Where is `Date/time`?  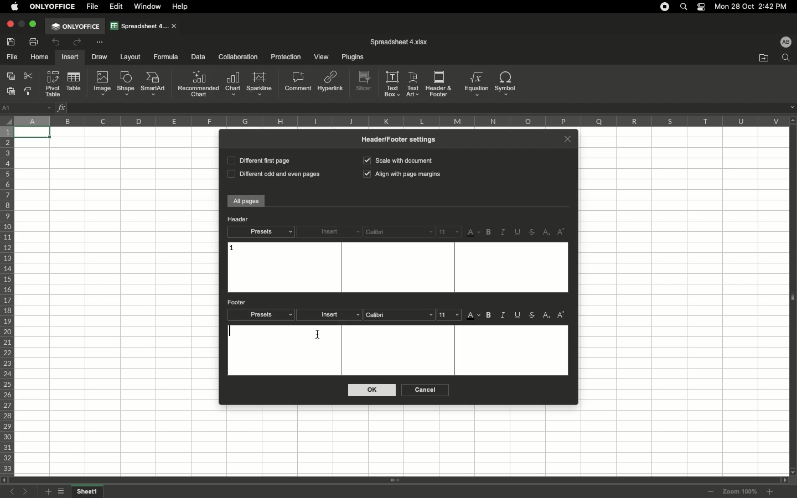 Date/time is located at coordinates (755, 6).